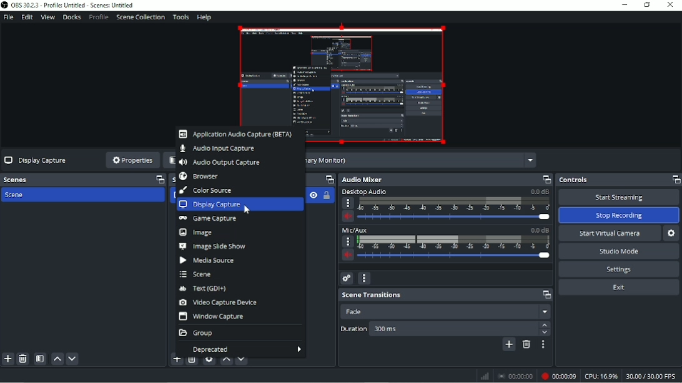 The height and width of the screenshot is (383, 682). What do you see at coordinates (508, 345) in the screenshot?
I see `Add configurable transition` at bounding box center [508, 345].